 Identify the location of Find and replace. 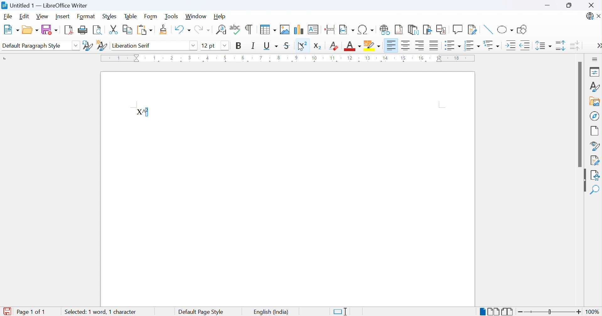
(221, 29).